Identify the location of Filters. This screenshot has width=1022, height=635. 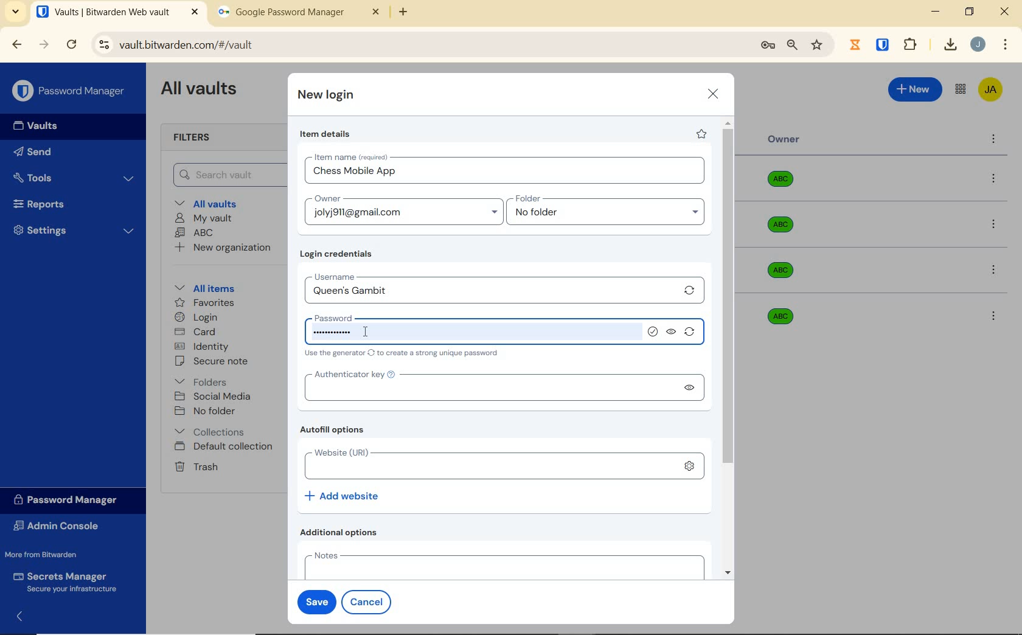
(196, 138).